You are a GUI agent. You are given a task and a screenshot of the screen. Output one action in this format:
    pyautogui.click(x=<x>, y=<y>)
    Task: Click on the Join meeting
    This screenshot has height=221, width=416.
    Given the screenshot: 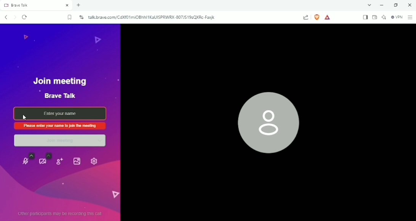 What is the action you would take?
    pyautogui.click(x=60, y=81)
    